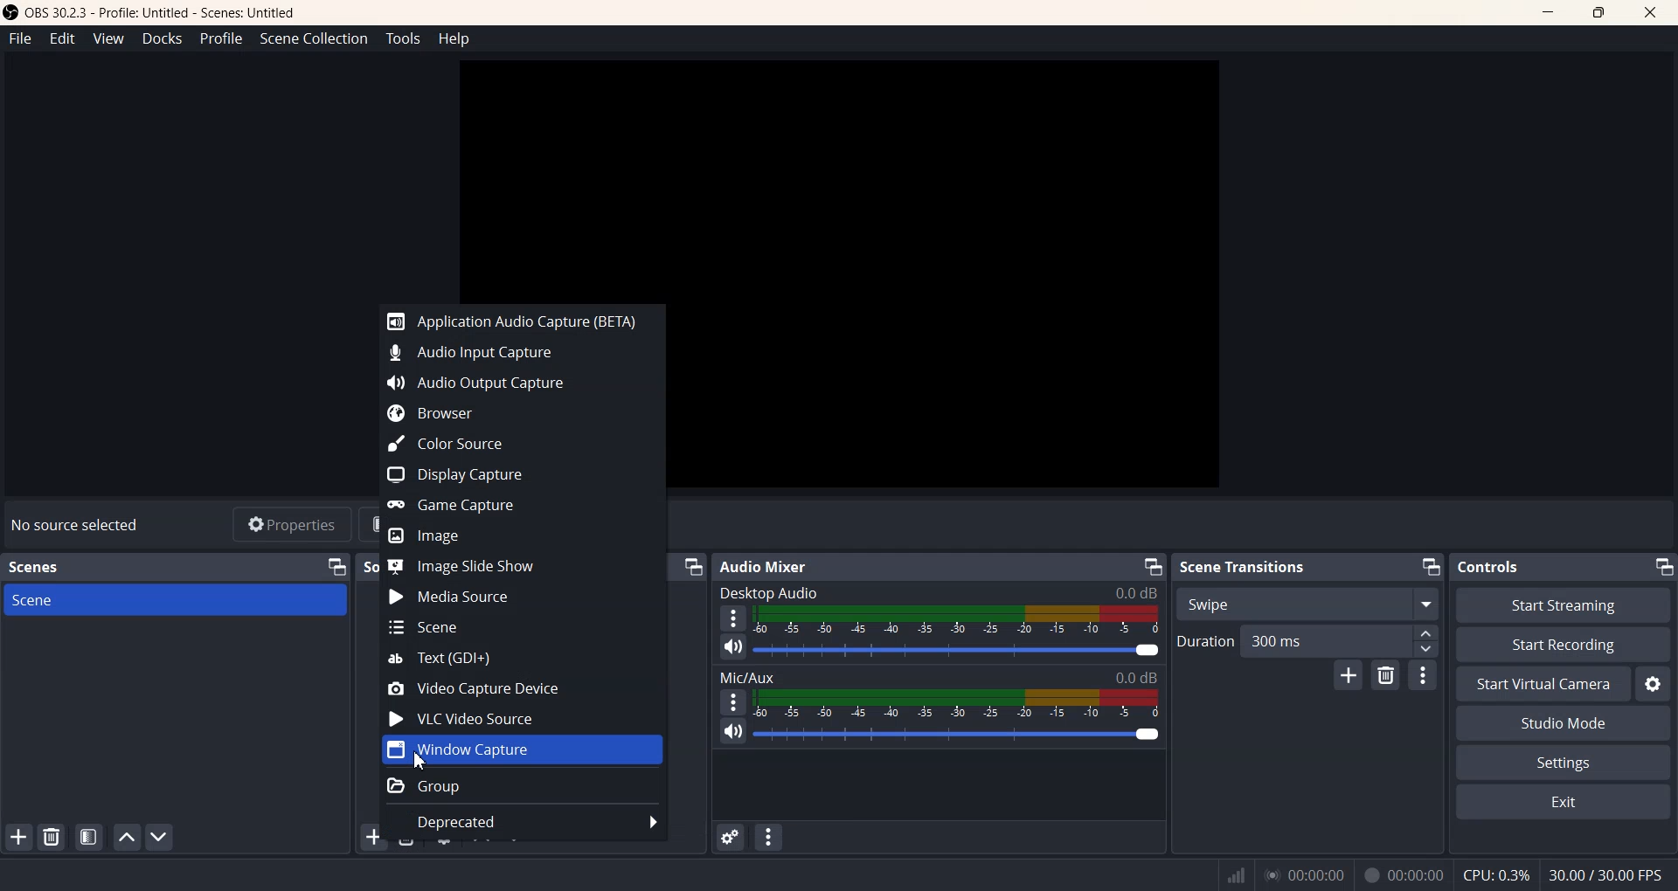 The height and width of the screenshot is (891, 1678). What do you see at coordinates (732, 618) in the screenshot?
I see `More` at bounding box center [732, 618].